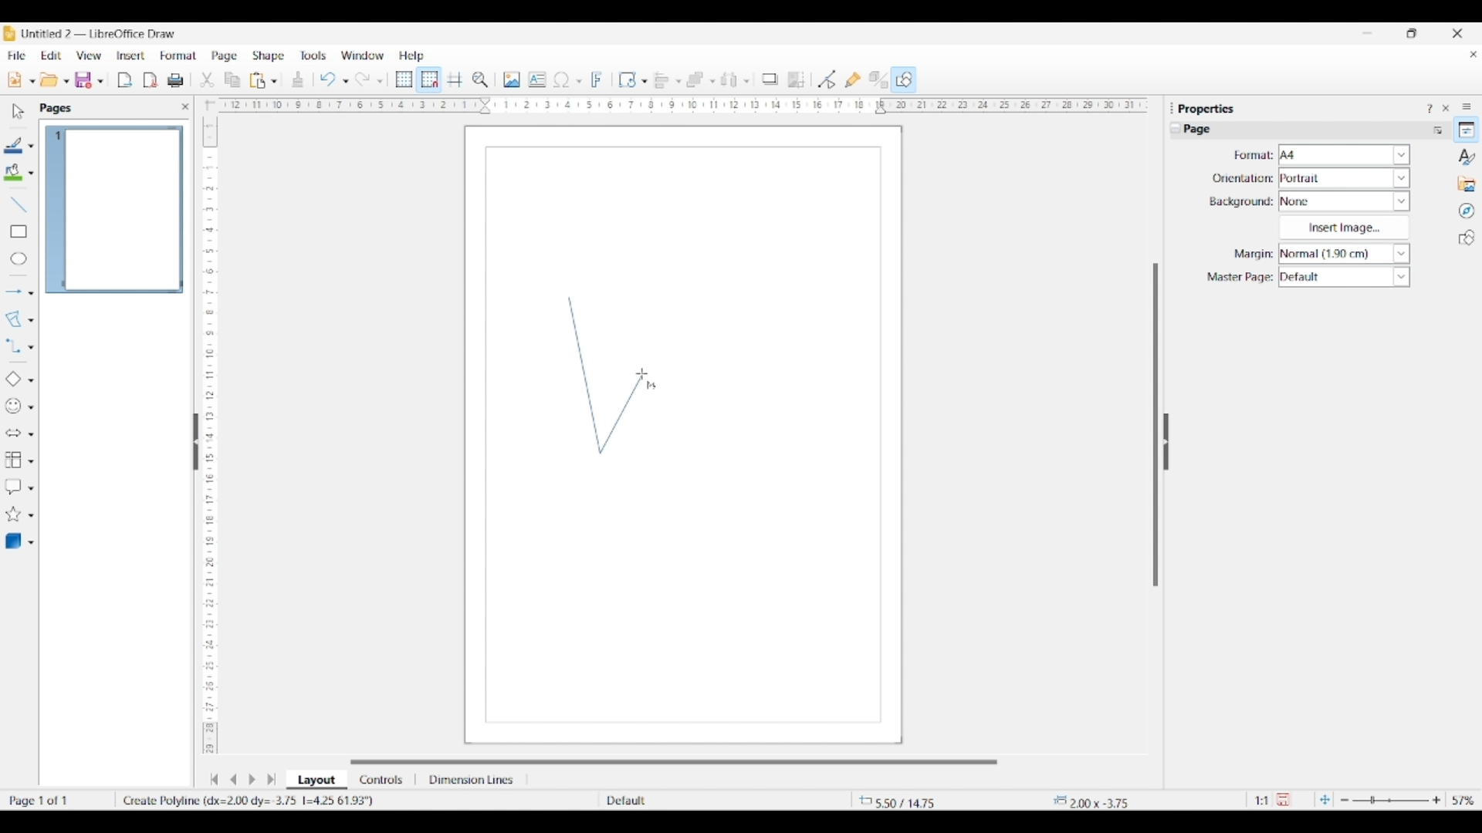  Describe the element at coordinates (621, 413) in the screenshot. I see `Line 2` at that location.